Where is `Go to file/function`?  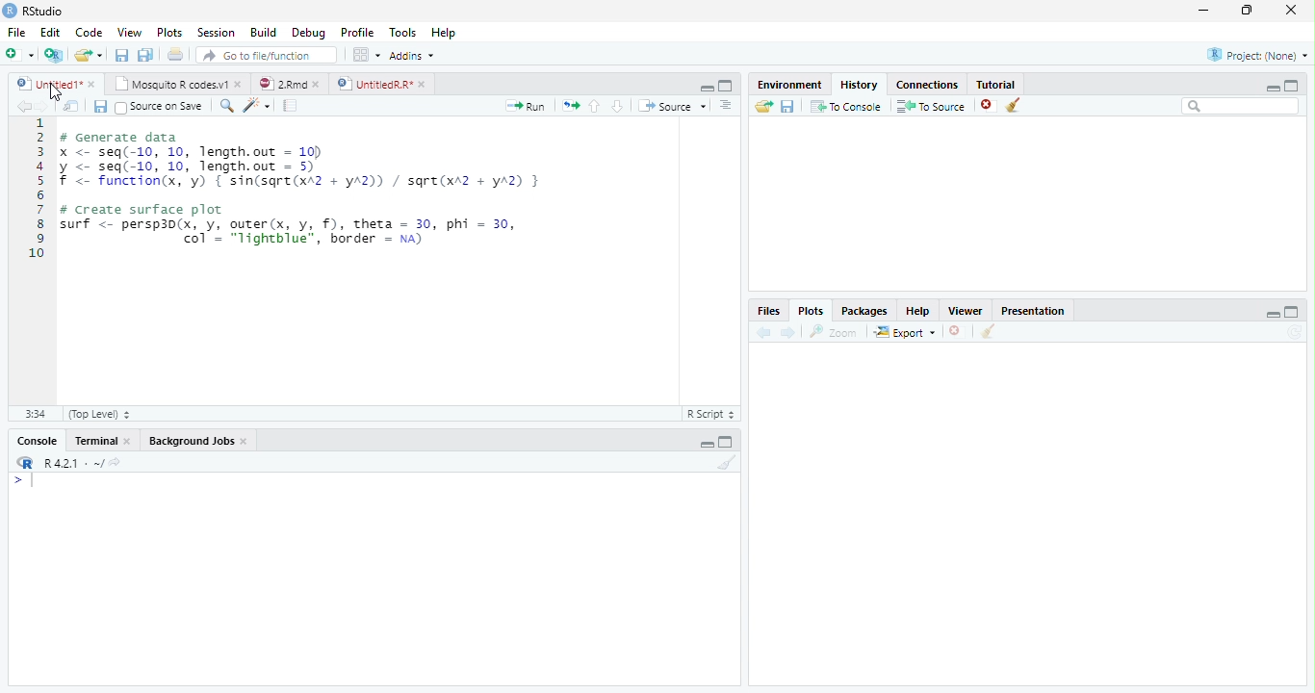
Go to file/function is located at coordinates (267, 54).